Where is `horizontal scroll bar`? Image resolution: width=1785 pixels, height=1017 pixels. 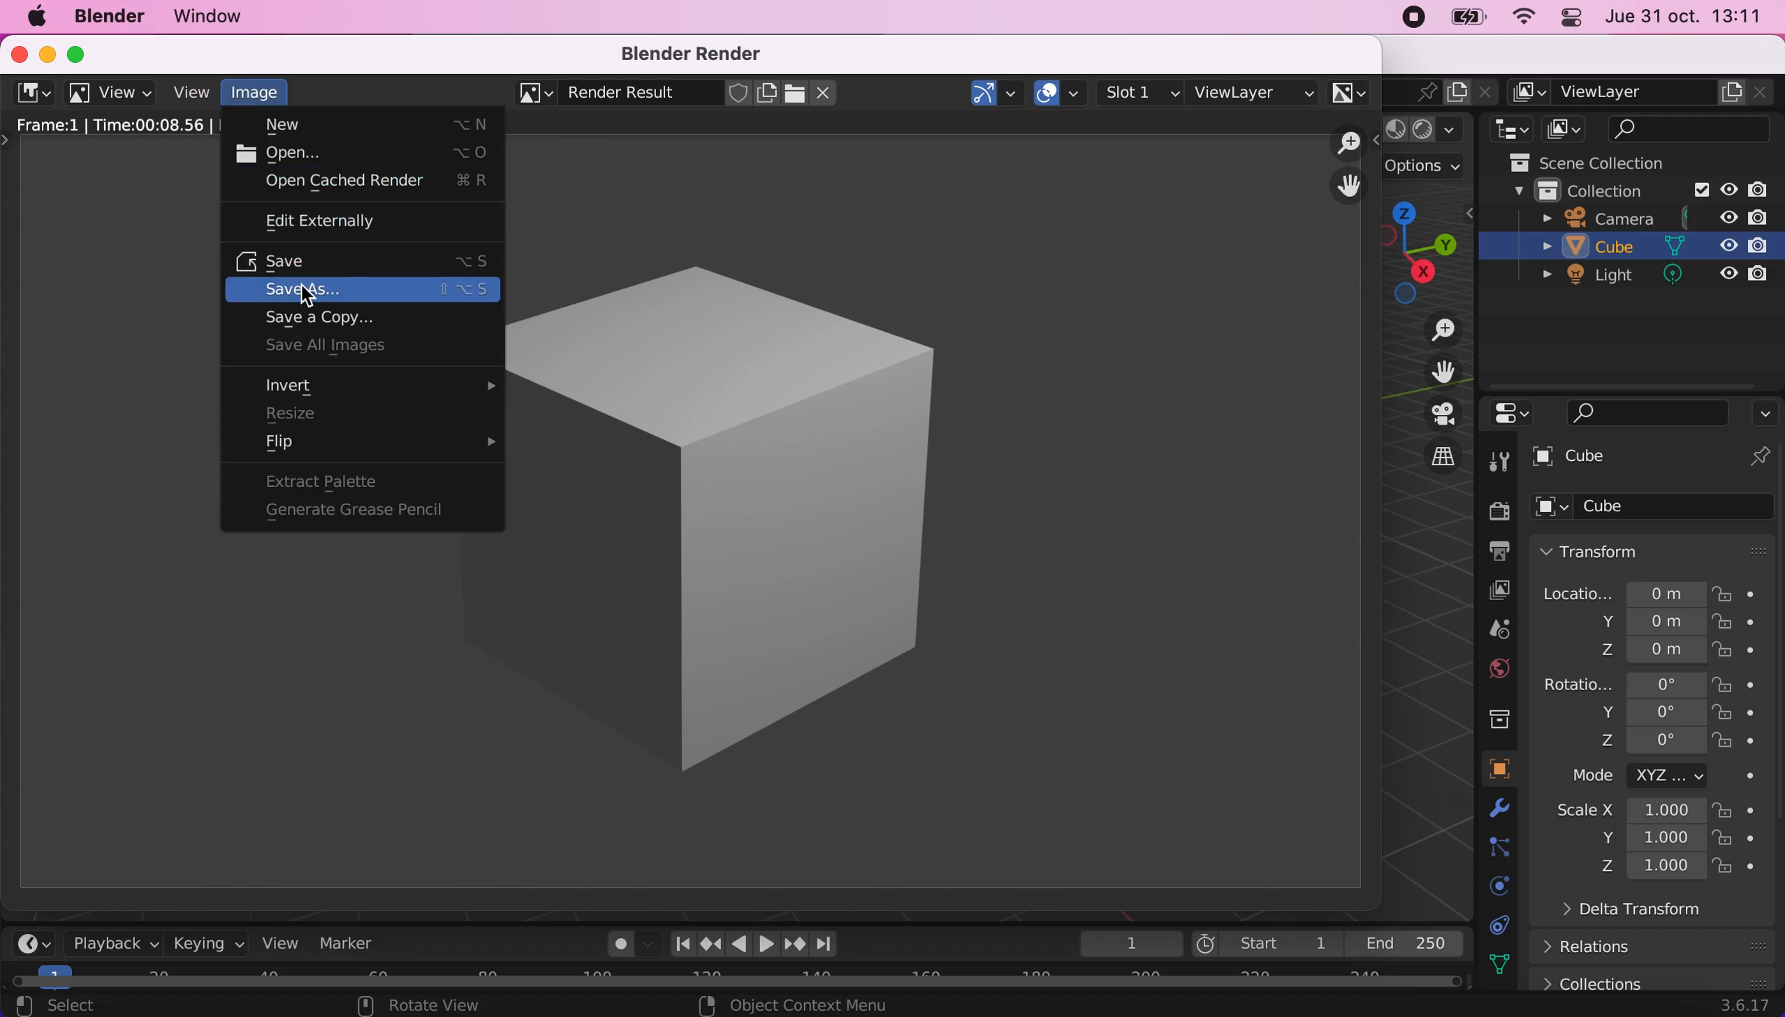
horizontal scroll bar is located at coordinates (744, 978).